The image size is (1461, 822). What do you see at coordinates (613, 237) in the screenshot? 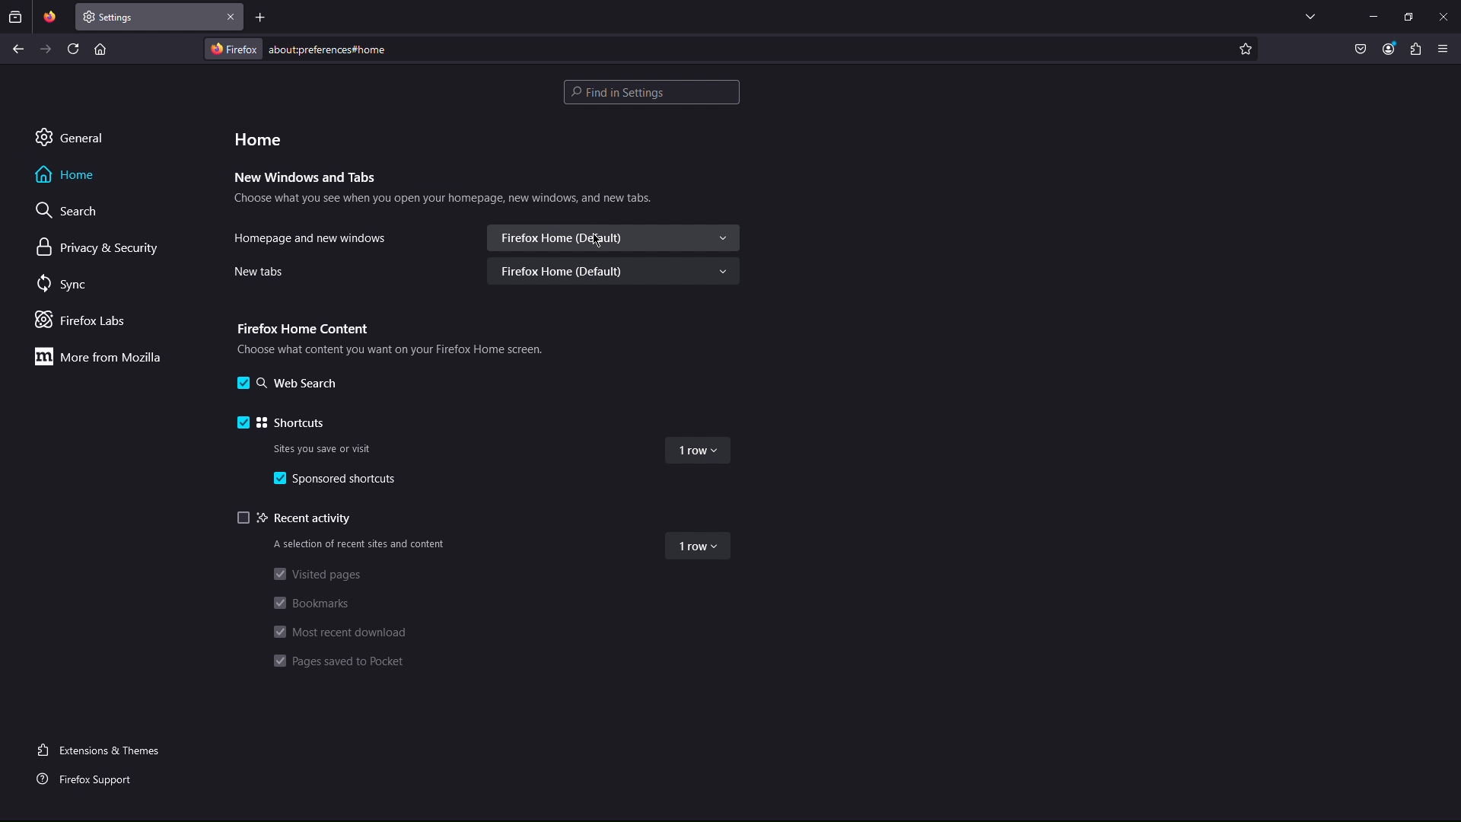
I see `Firefox Home (Default)` at bounding box center [613, 237].